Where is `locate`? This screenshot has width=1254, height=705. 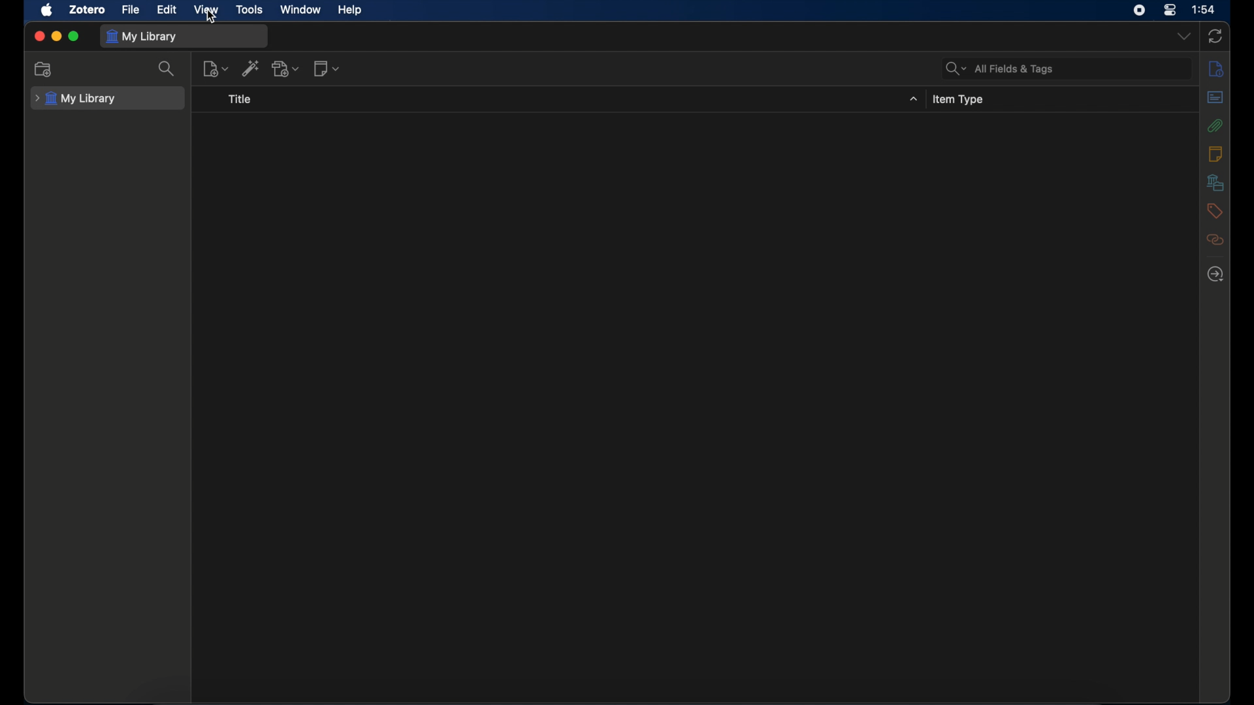
locate is located at coordinates (1216, 274).